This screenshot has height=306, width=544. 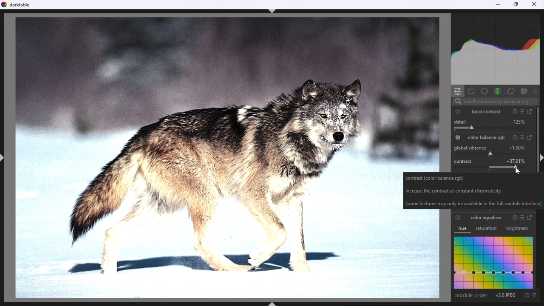 What do you see at coordinates (511, 90) in the screenshot?
I see `correct` at bounding box center [511, 90].